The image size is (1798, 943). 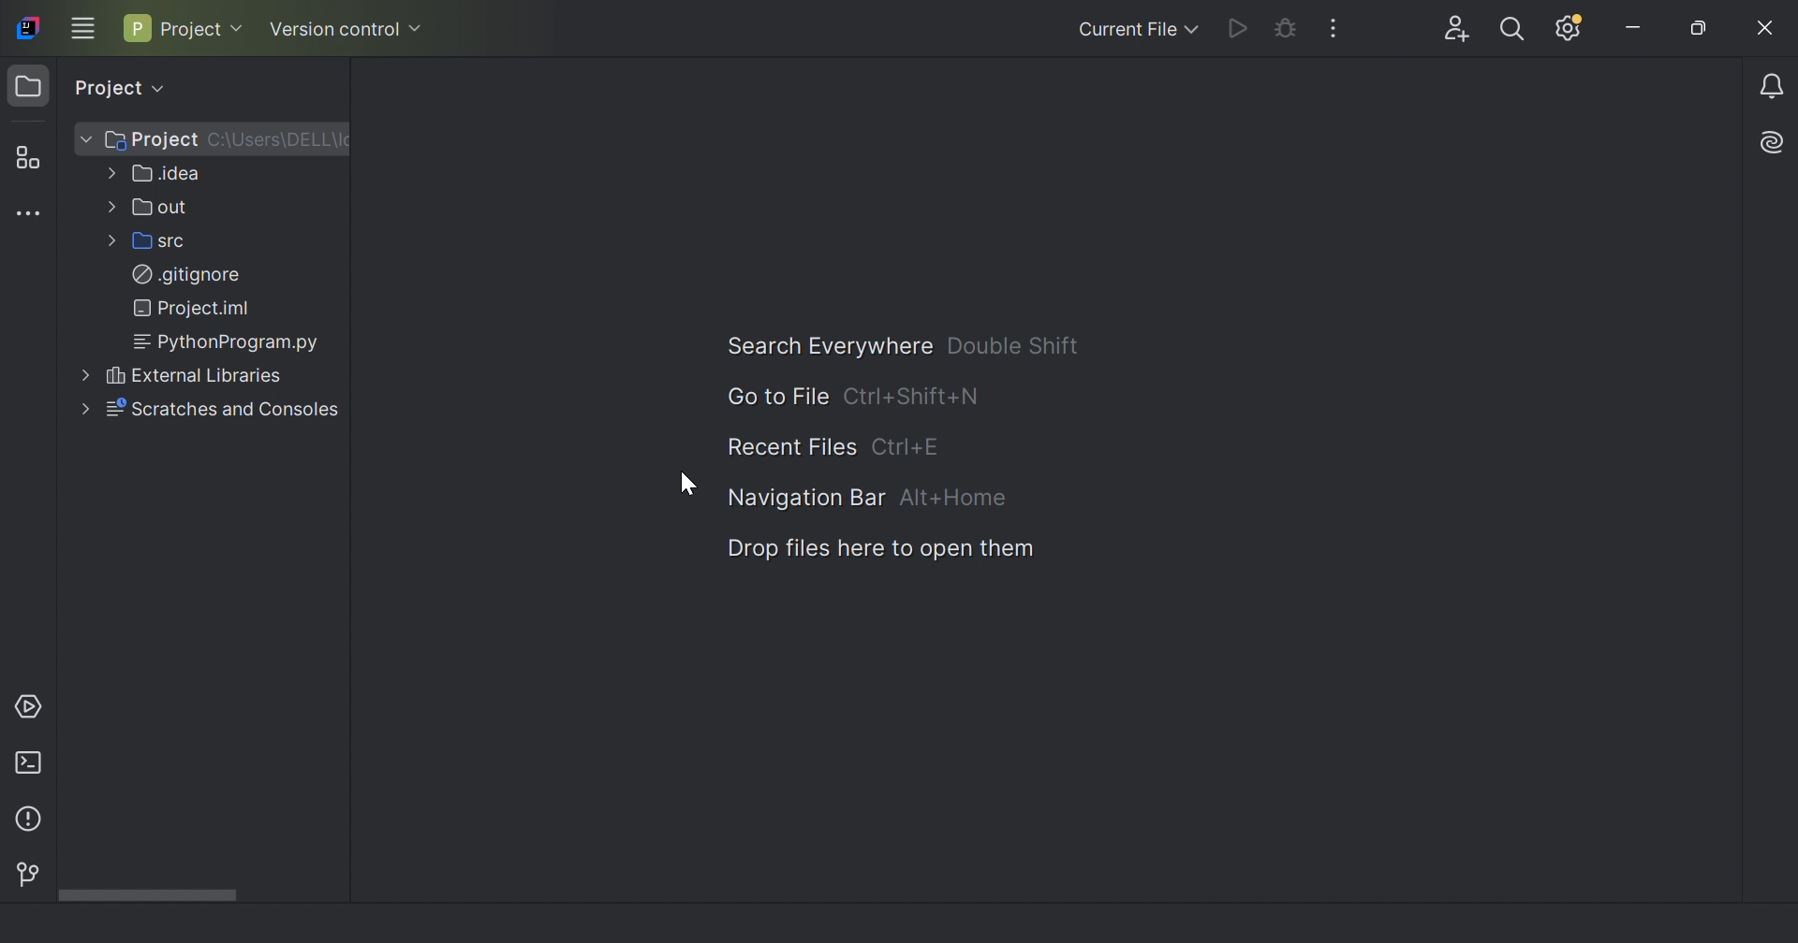 I want to click on Navigation bar, so click(x=804, y=500).